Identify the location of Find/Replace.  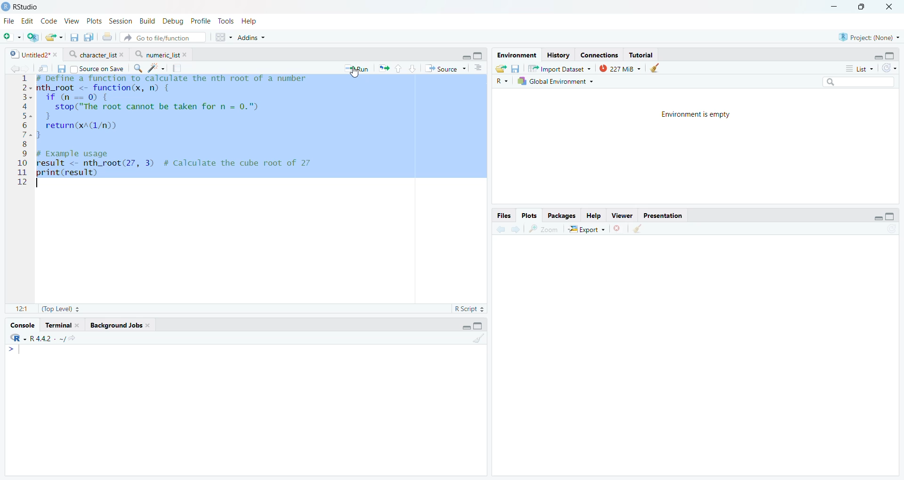
(138, 68).